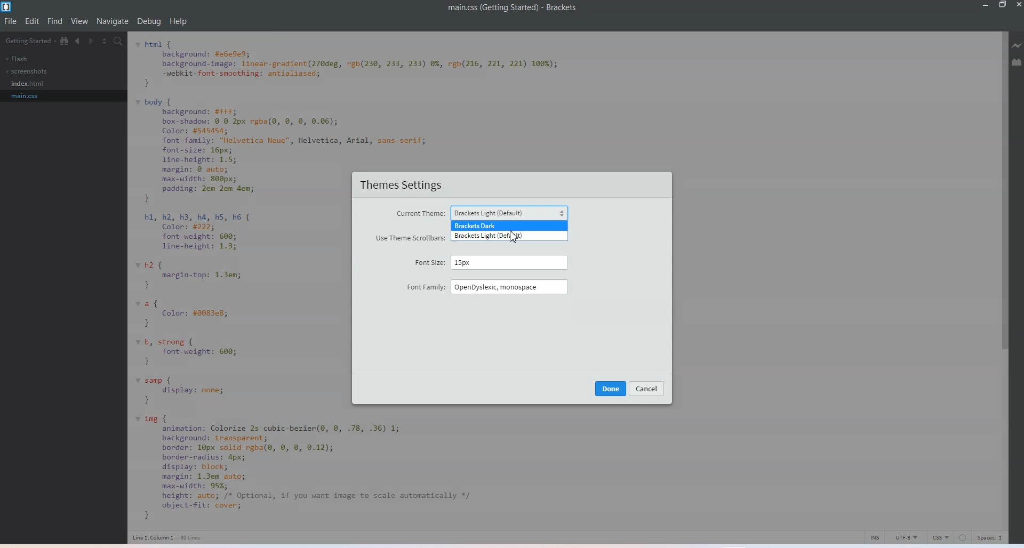  What do you see at coordinates (79, 21) in the screenshot?
I see `View` at bounding box center [79, 21].